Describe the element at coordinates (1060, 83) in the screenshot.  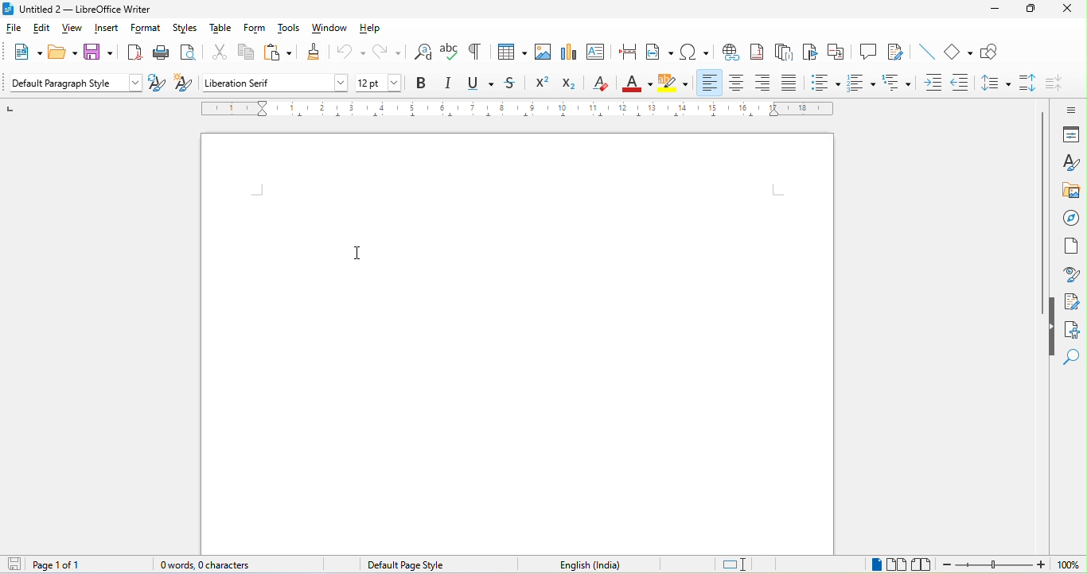
I see `decrease paragraph spacing` at that location.